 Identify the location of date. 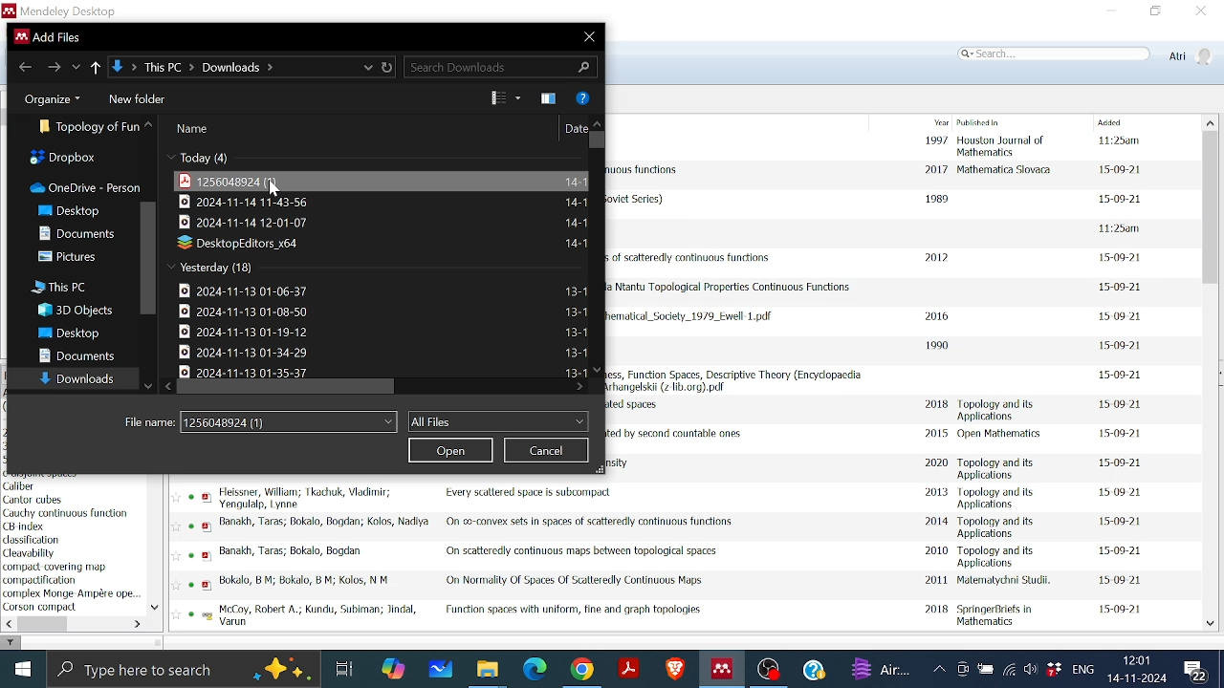
(1119, 229).